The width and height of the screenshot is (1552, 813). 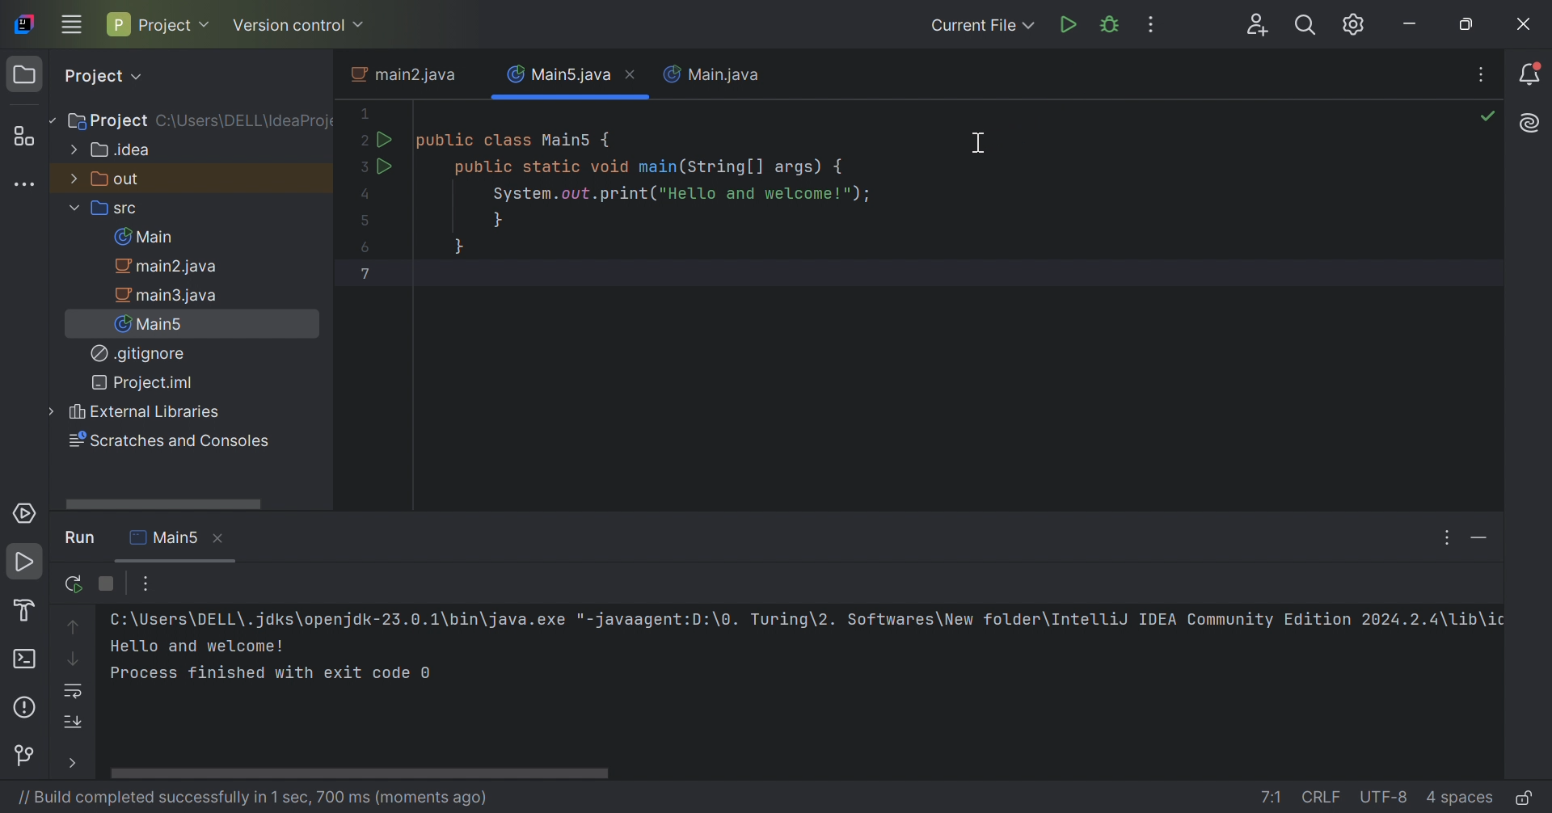 I want to click on Project, so click(x=100, y=76).